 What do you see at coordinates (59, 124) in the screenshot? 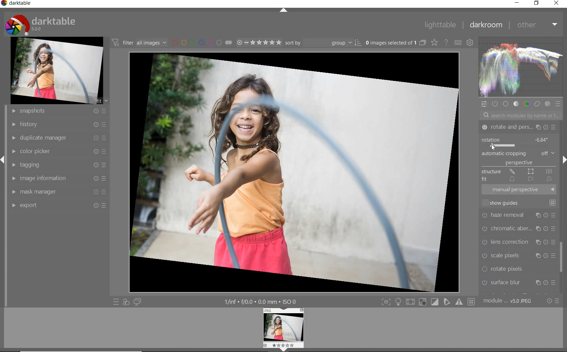
I see `history` at bounding box center [59, 124].